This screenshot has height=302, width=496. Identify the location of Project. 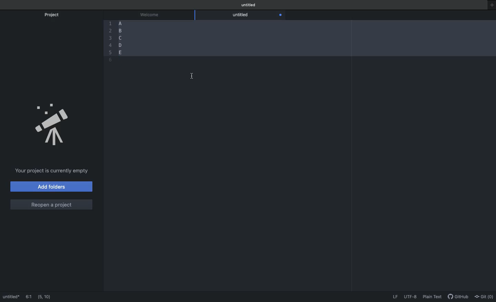
(54, 15).